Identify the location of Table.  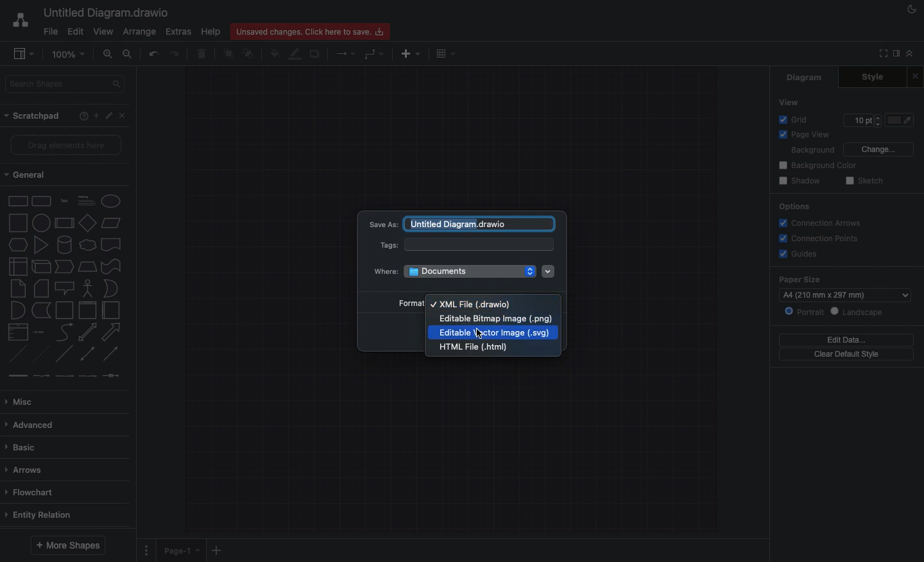
(446, 53).